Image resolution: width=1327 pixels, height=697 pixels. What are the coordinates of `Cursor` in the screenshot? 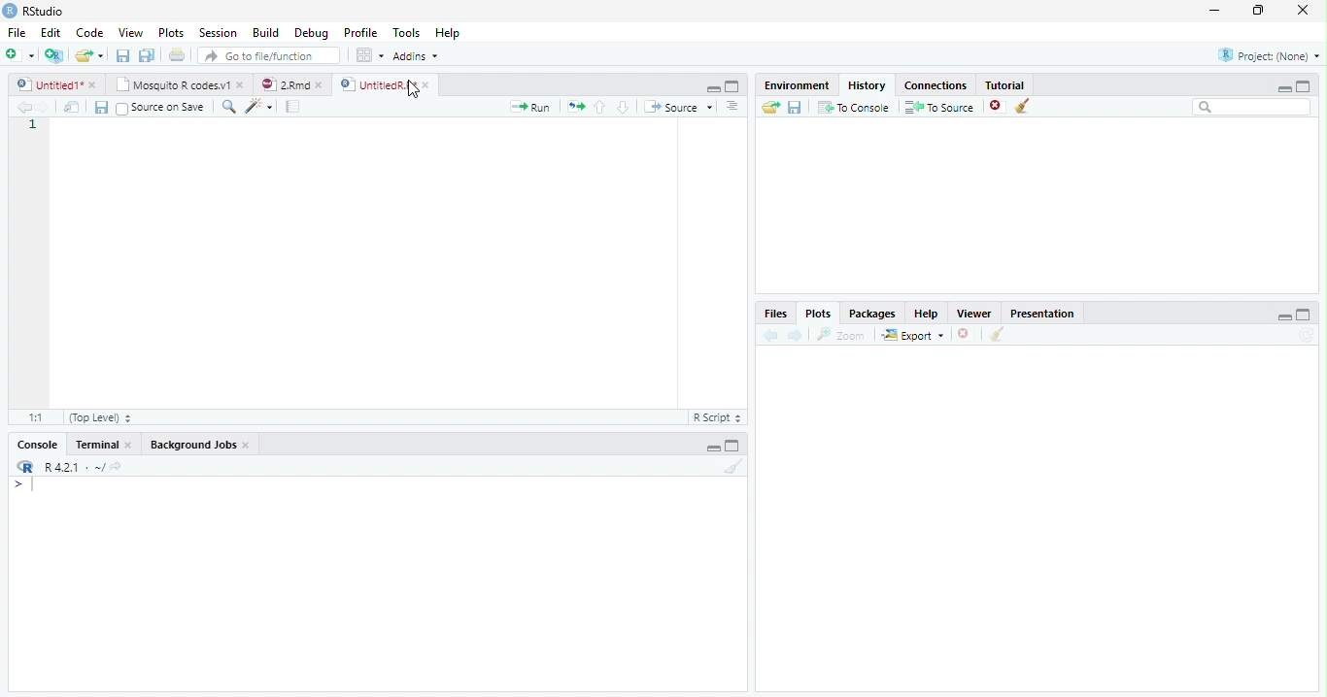 It's located at (37, 486).